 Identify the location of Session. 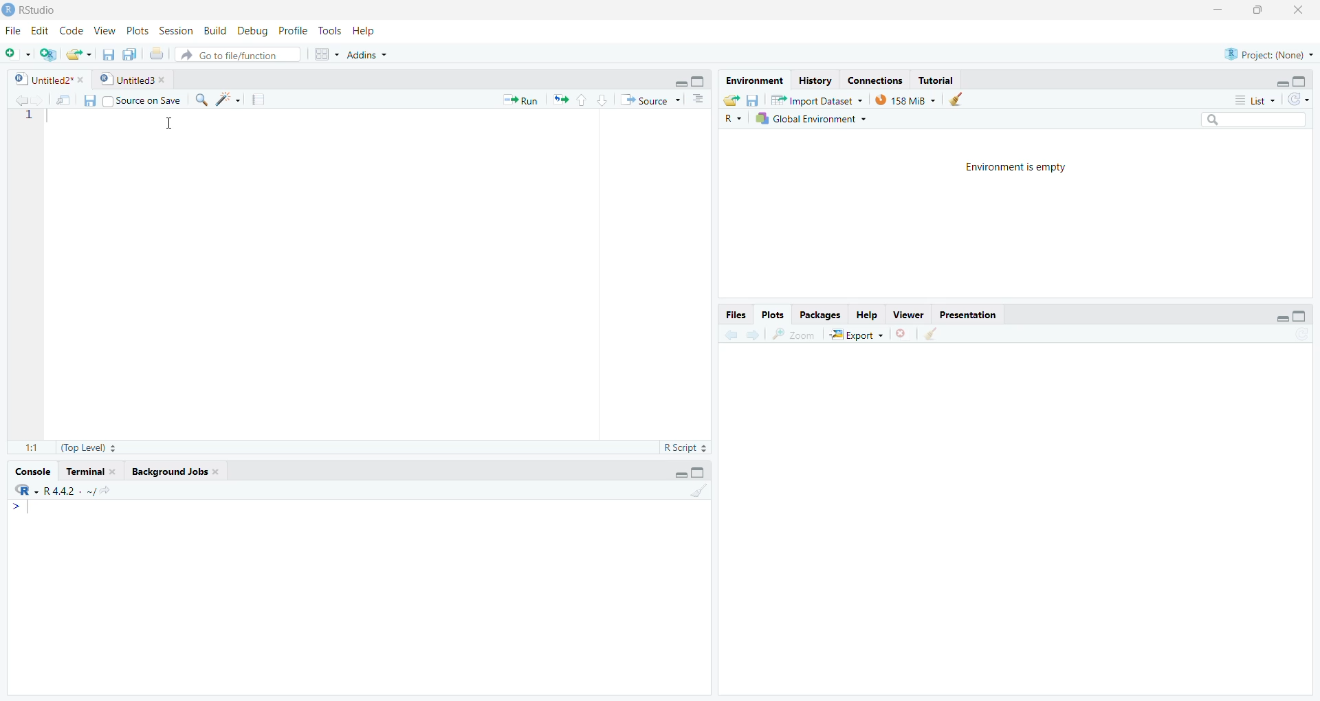
(173, 30).